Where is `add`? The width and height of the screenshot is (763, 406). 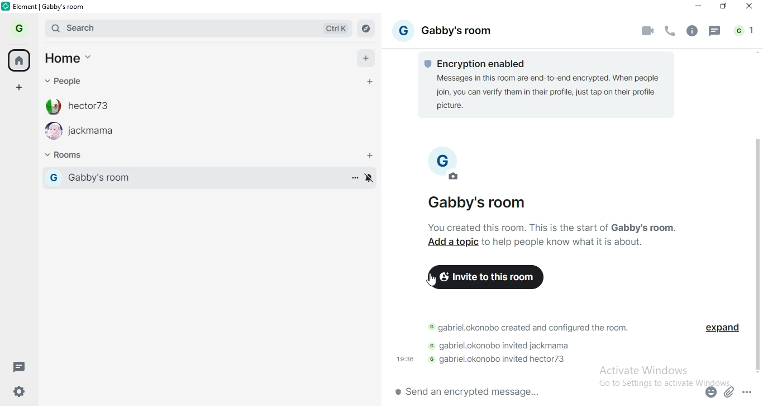
add is located at coordinates (365, 58).